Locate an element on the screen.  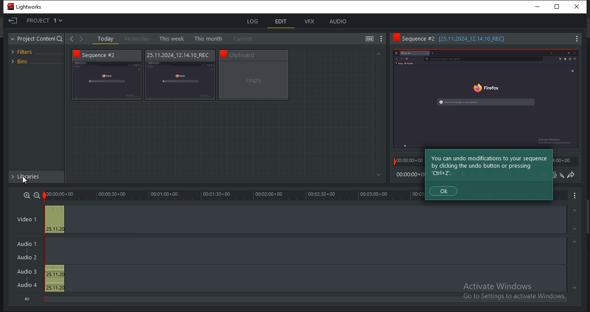
this week is located at coordinates (171, 38).